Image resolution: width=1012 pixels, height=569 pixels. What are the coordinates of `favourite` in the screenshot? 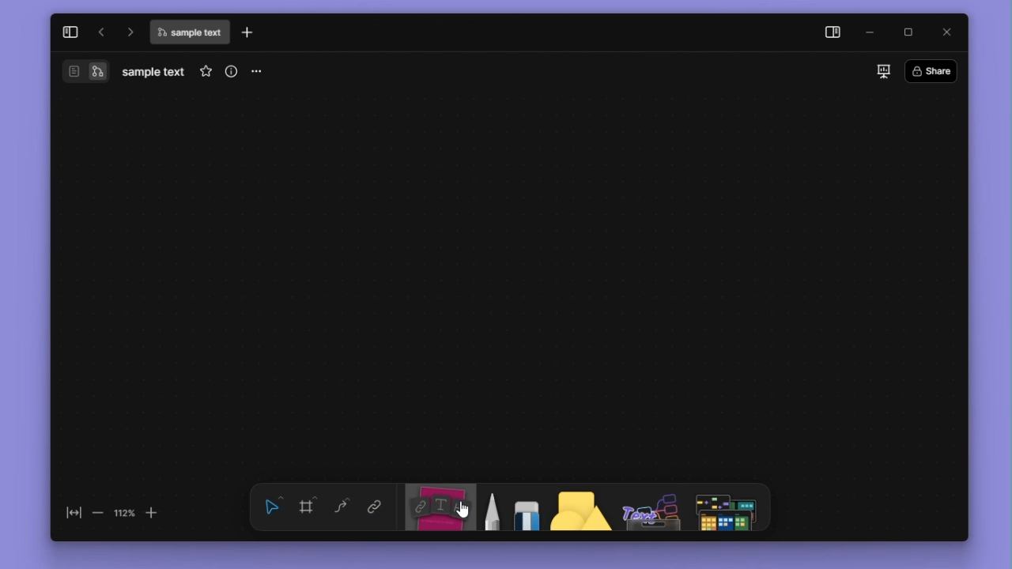 It's located at (206, 71).